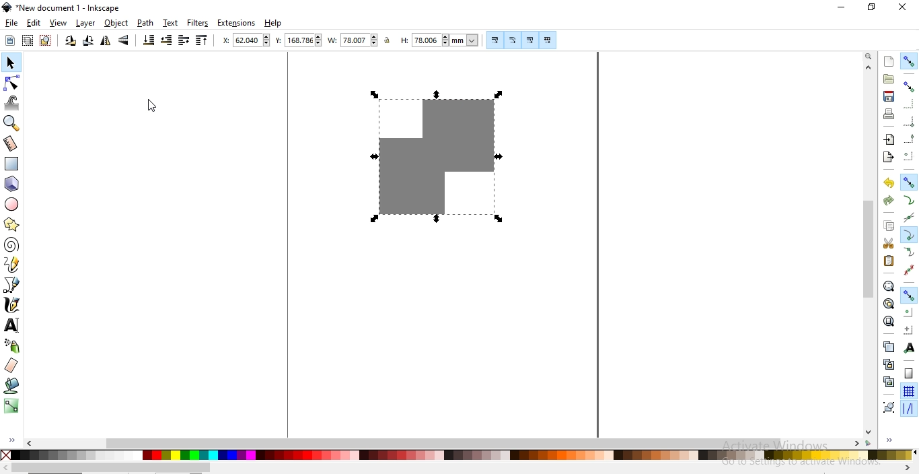  What do you see at coordinates (106, 42) in the screenshot?
I see `flip horizontal` at bounding box center [106, 42].